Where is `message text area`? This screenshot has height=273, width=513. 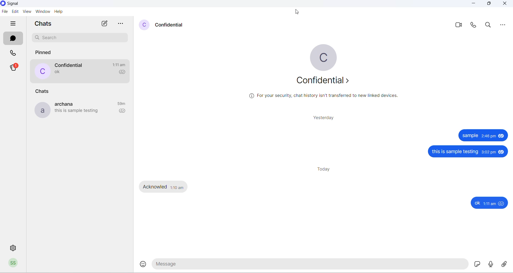
message text area is located at coordinates (311, 266).